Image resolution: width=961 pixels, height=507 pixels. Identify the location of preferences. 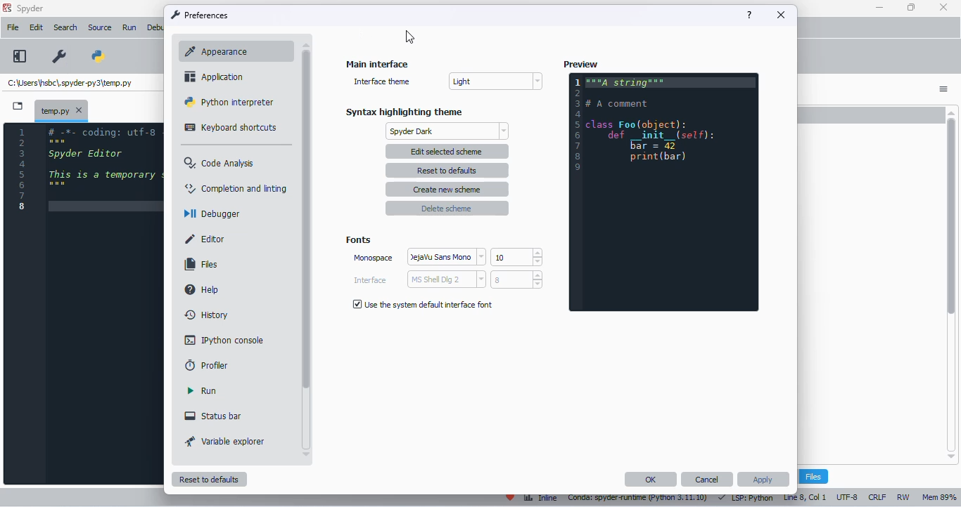
(201, 15).